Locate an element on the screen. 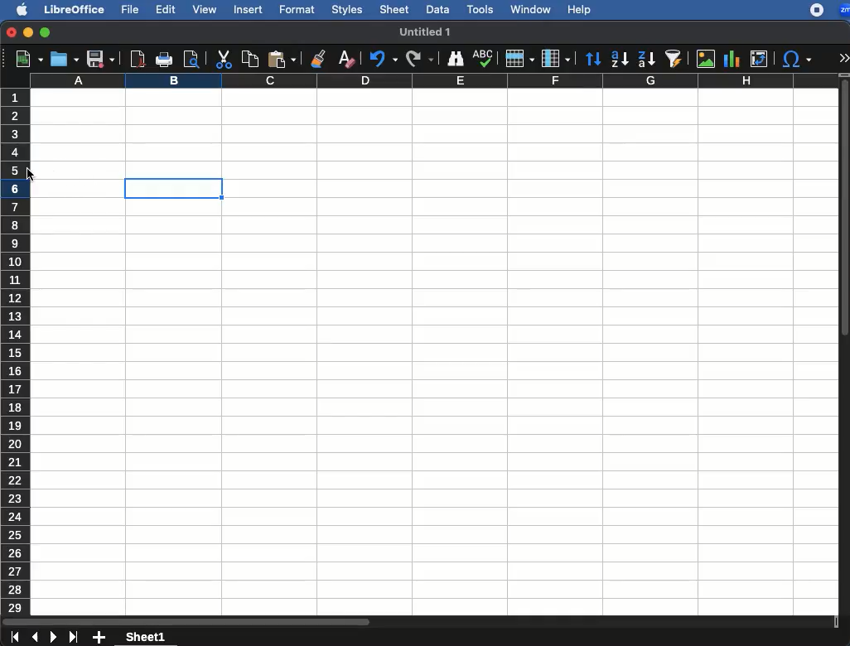 This screenshot has height=646, width=850. window is located at coordinates (531, 8).